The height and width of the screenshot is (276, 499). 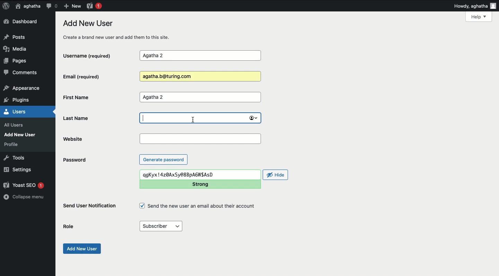 I want to click on Send user notification , so click(x=90, y=207).